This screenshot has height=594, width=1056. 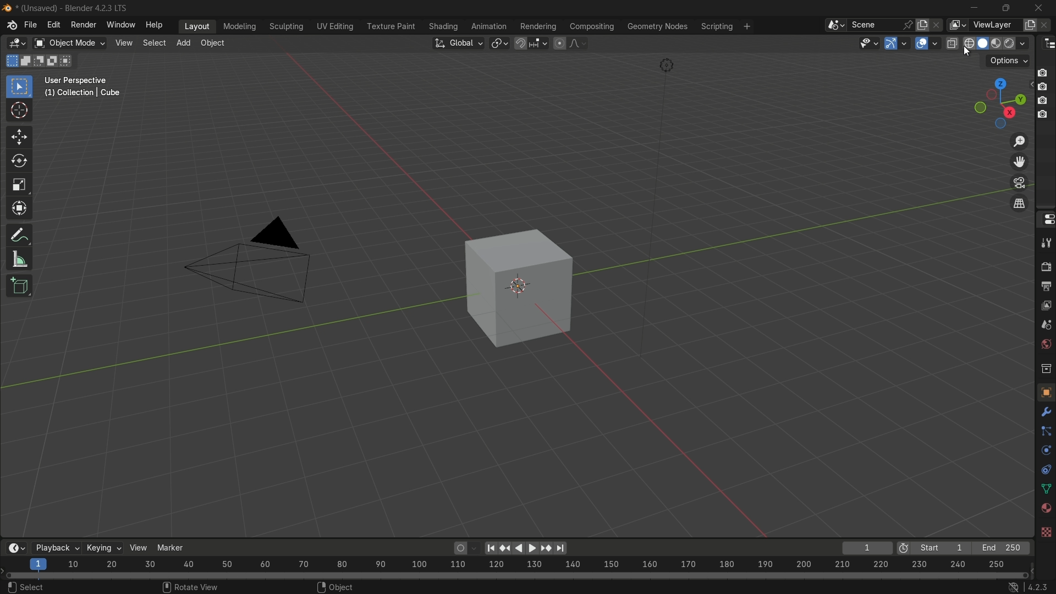 I want to click on show gizmo, so click(x=897, y=44).